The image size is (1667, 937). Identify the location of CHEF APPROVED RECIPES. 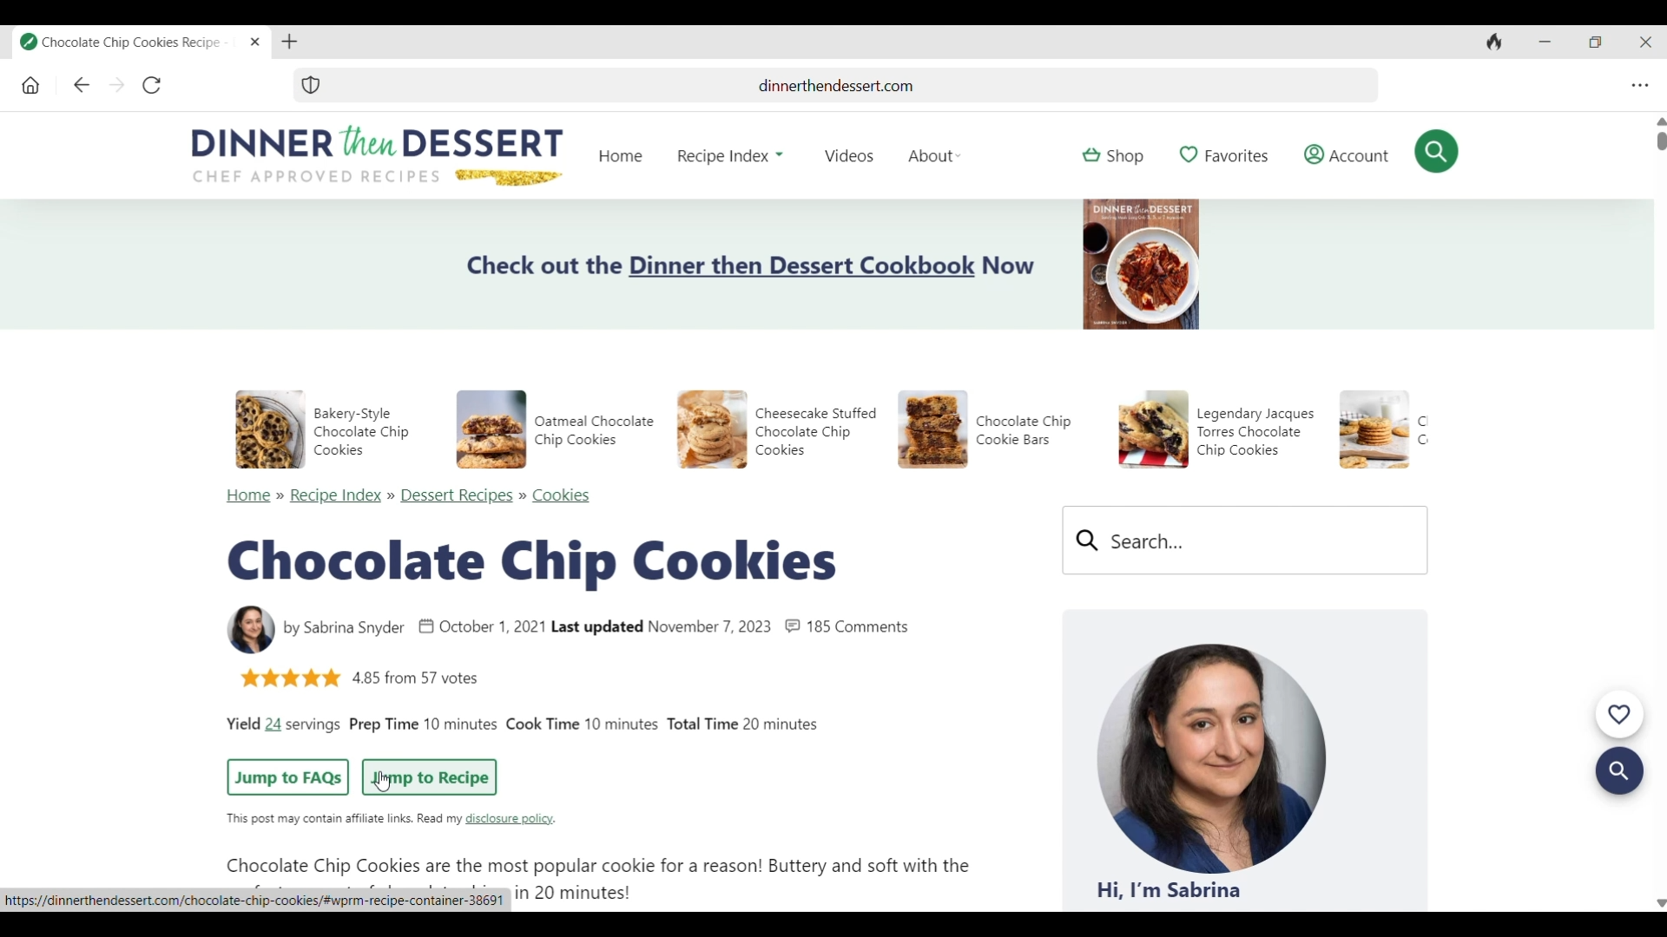
(316, 176).